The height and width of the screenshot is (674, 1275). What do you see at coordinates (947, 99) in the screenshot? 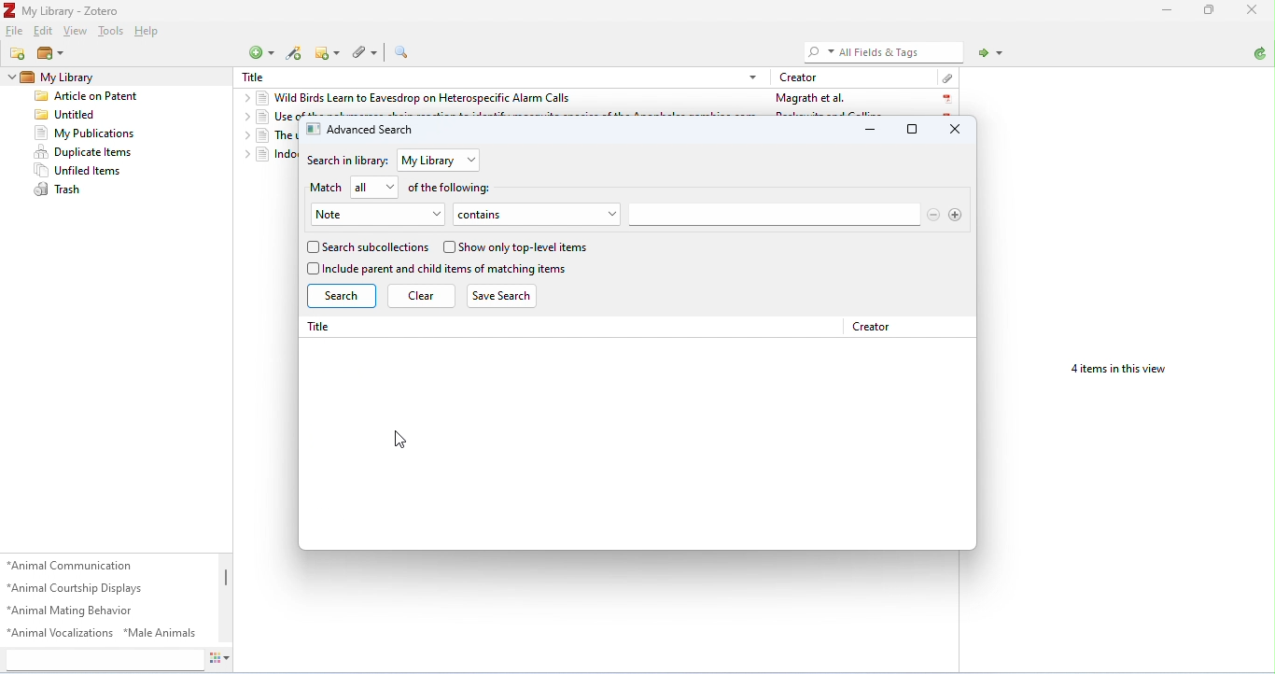
I see `pdf icon` at bounding box center [947, 99].